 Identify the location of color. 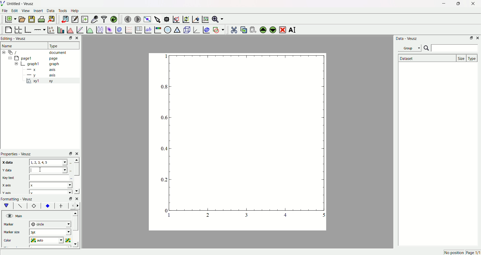
(13, 239).